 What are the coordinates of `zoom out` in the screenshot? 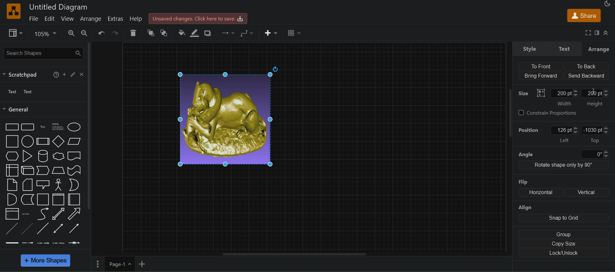 It's located at (84, 33).